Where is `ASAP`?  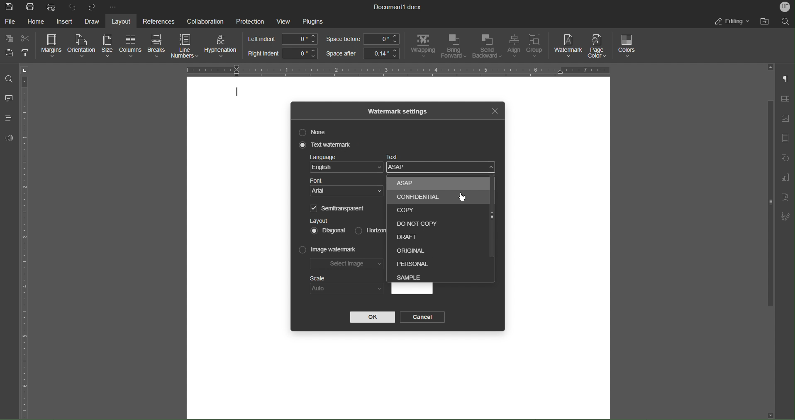
ASAP is located at coordinates (432, 184).